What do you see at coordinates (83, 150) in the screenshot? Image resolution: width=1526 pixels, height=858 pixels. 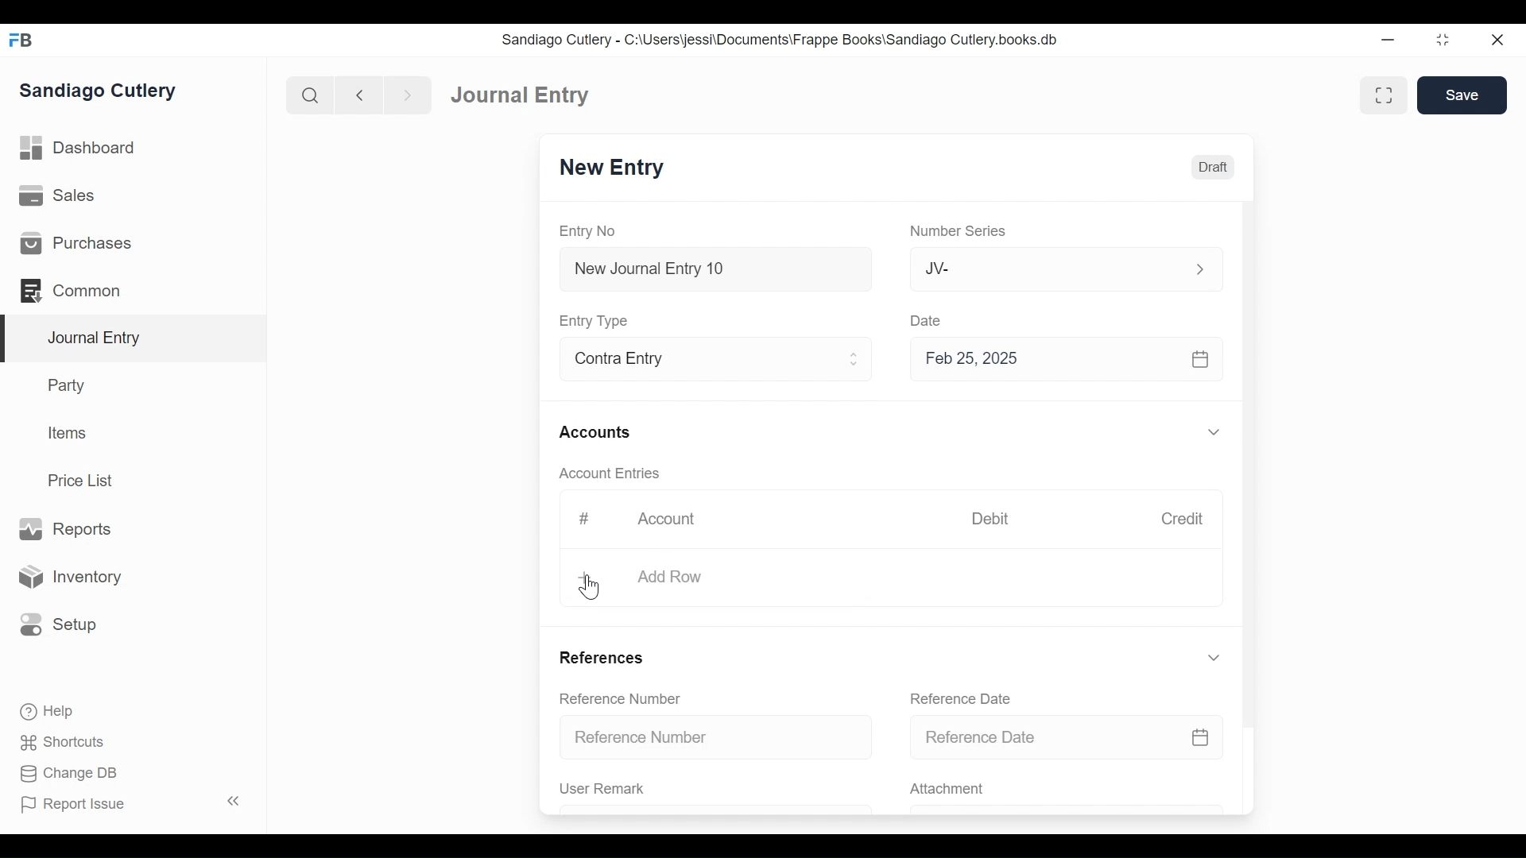 I see `Dashboard` at bounding box center [83, 150].